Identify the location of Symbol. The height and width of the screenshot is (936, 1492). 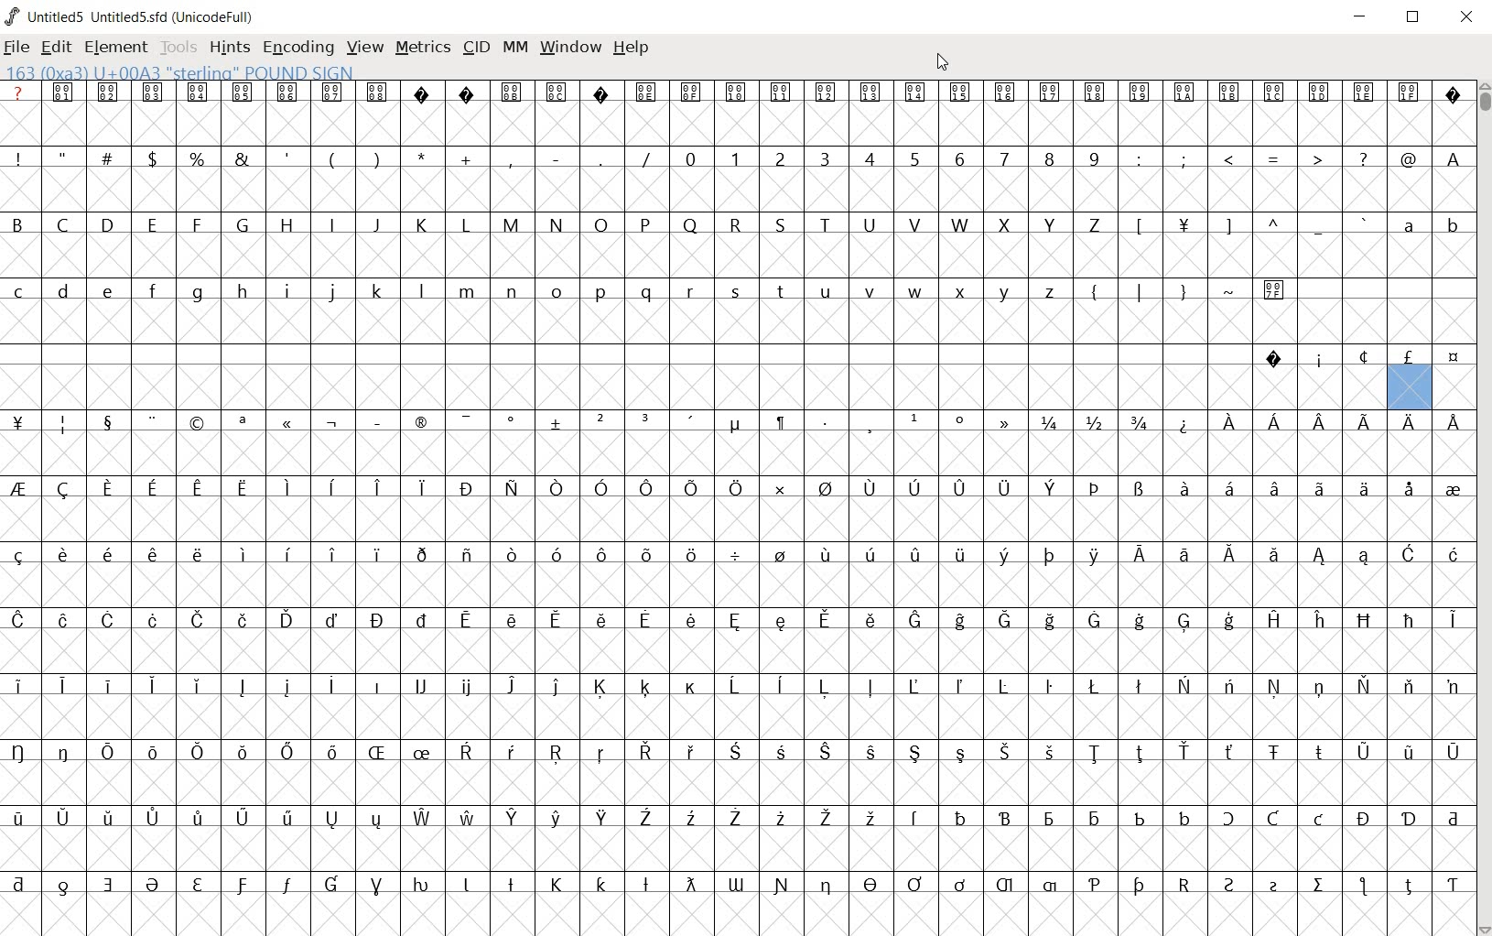
(422, 819).